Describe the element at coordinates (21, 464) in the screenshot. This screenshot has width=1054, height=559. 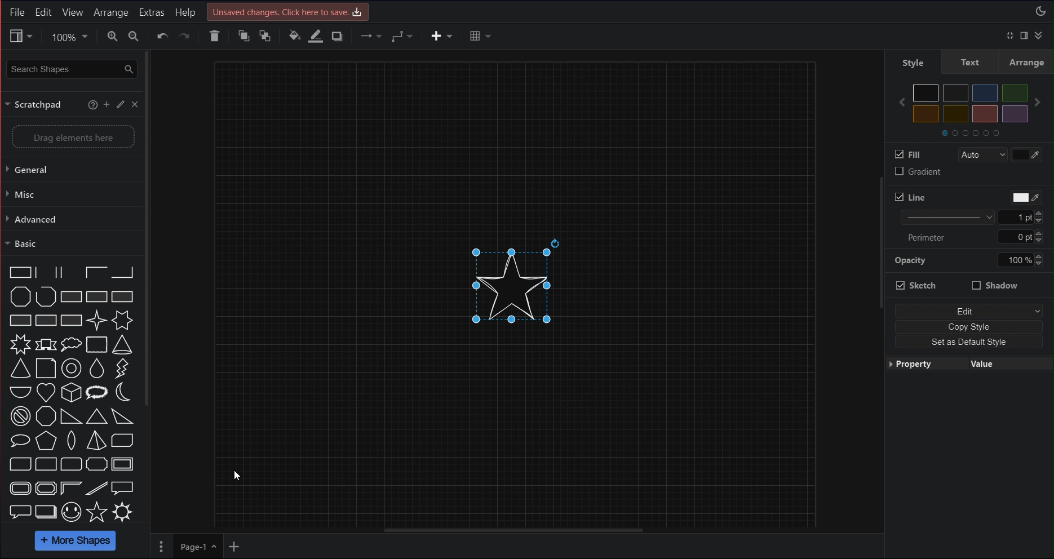
I see `diagonal rounded rectangle` at that location.